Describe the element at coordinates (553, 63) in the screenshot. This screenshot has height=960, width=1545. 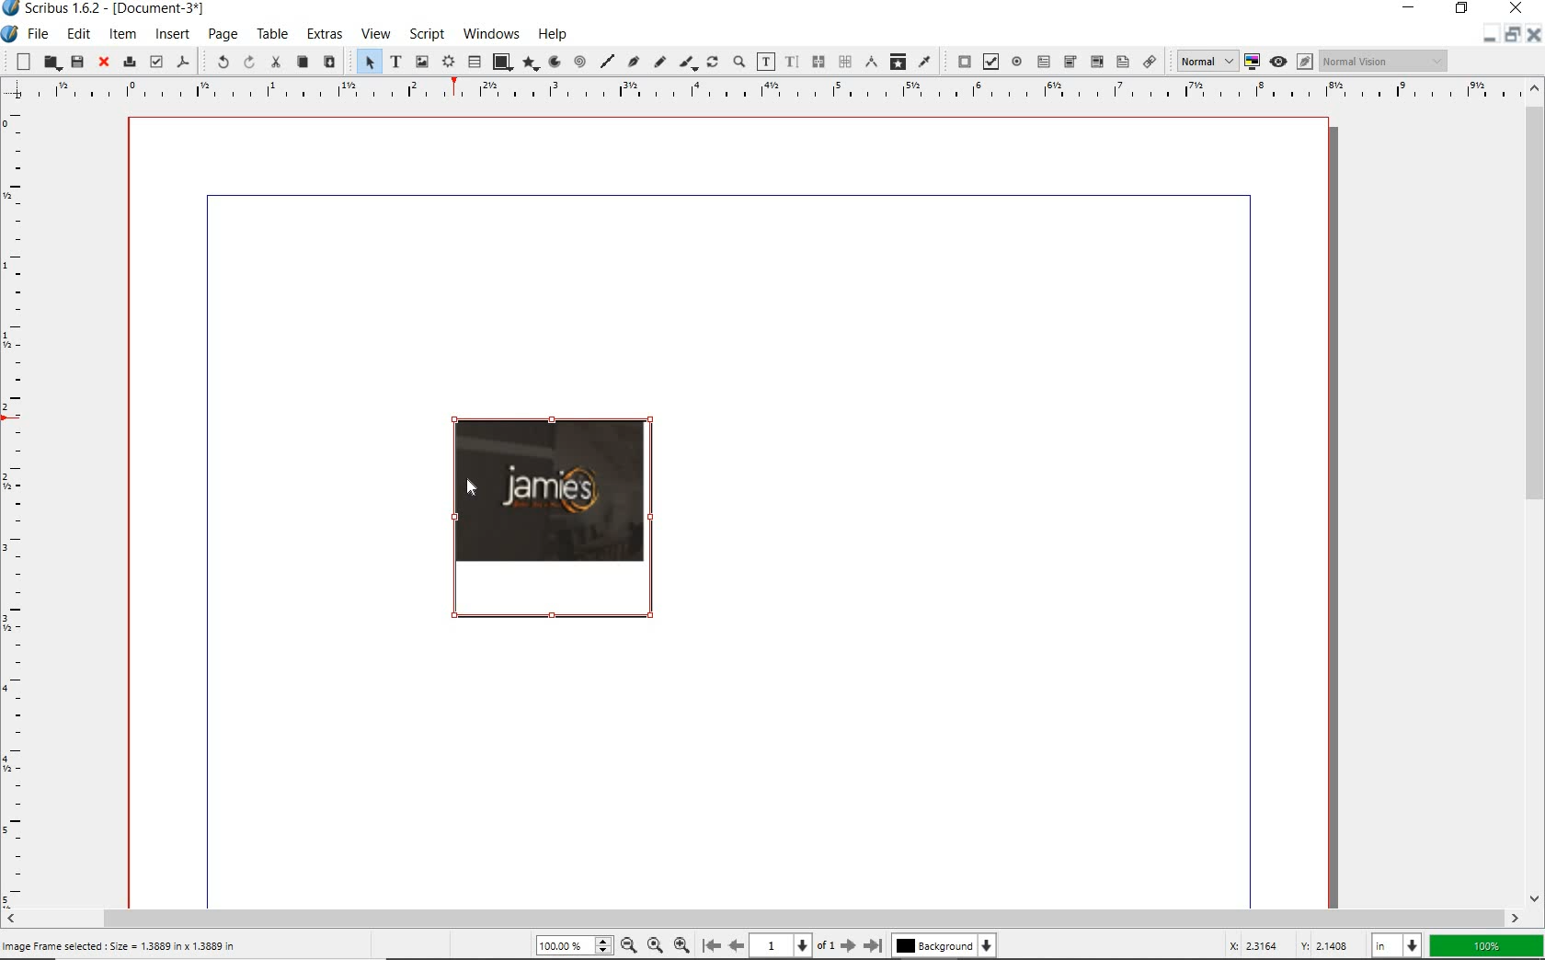
I see `arc` at that location.